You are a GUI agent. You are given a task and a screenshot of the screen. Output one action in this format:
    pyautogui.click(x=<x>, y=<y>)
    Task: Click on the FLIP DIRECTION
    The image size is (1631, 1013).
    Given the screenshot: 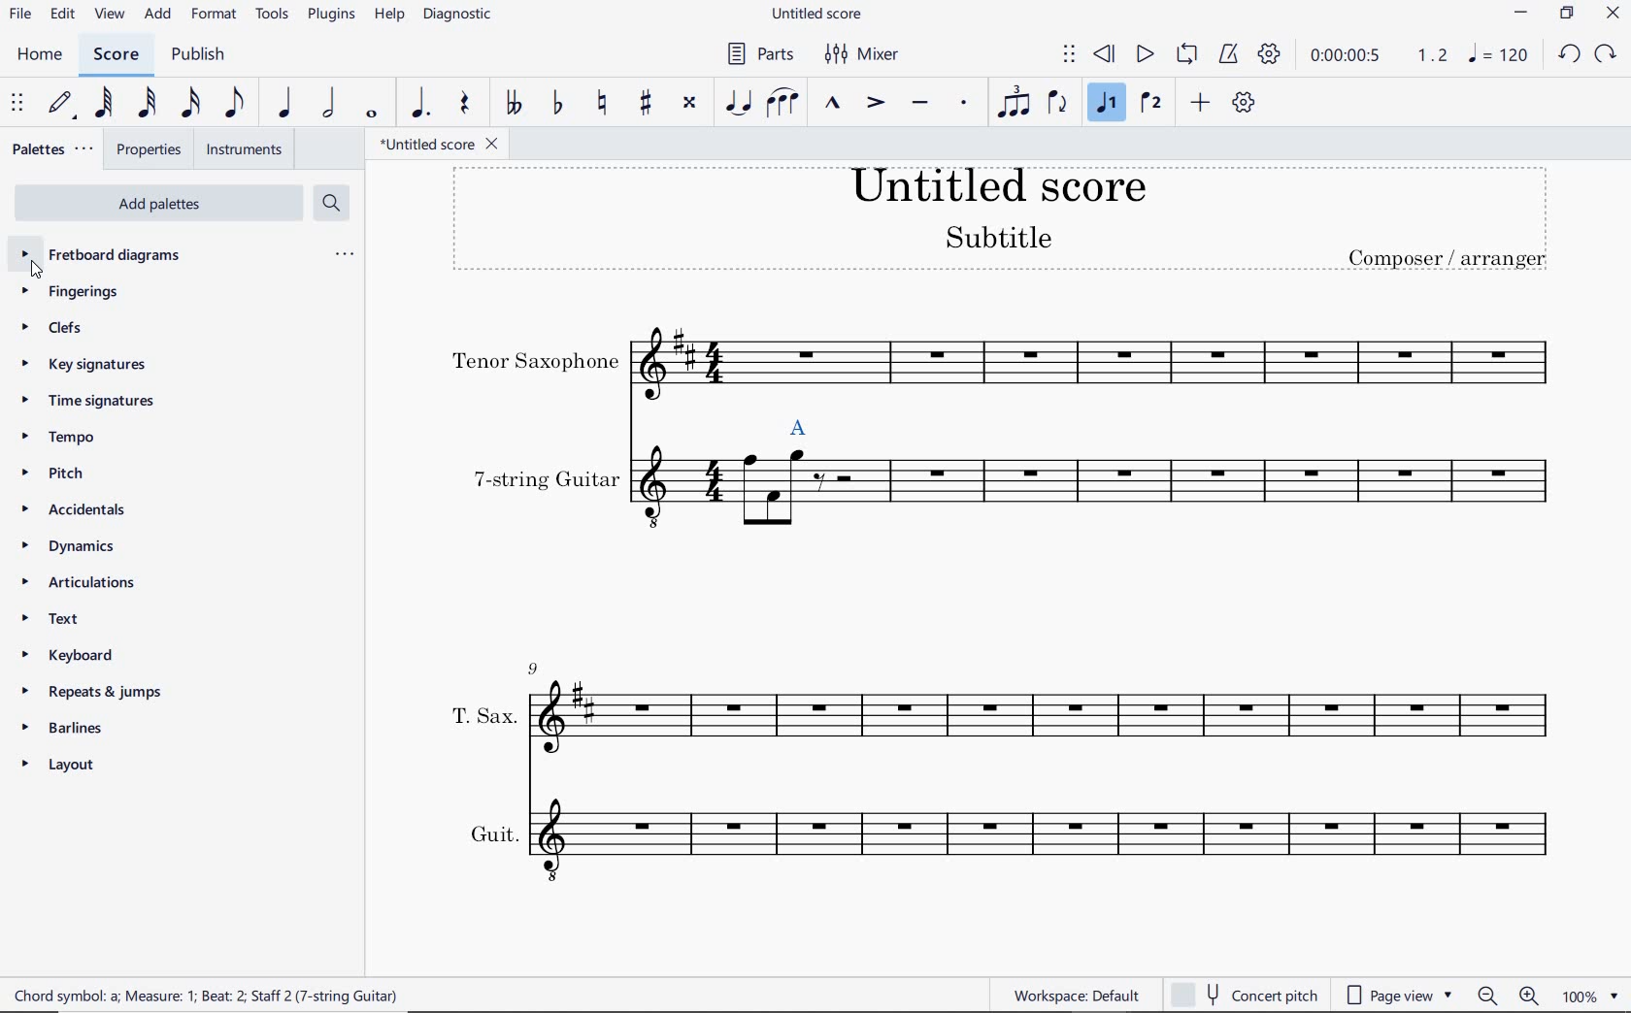 What is the action you would take?
    pyautogui.click(x=1059, y=104)
    